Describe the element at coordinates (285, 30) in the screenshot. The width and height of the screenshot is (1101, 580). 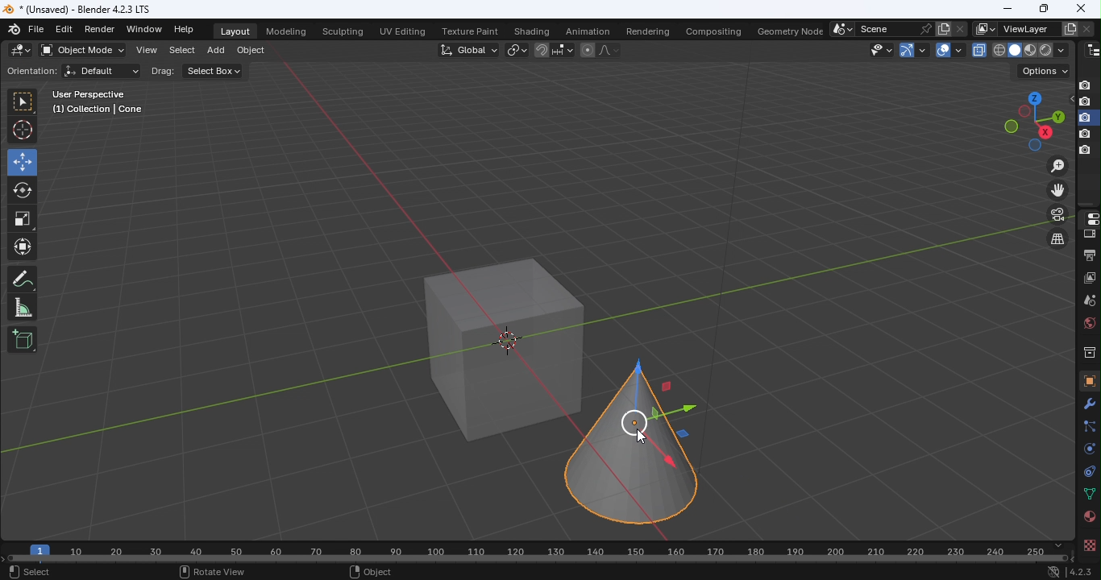
I see `Modeling` at that location.